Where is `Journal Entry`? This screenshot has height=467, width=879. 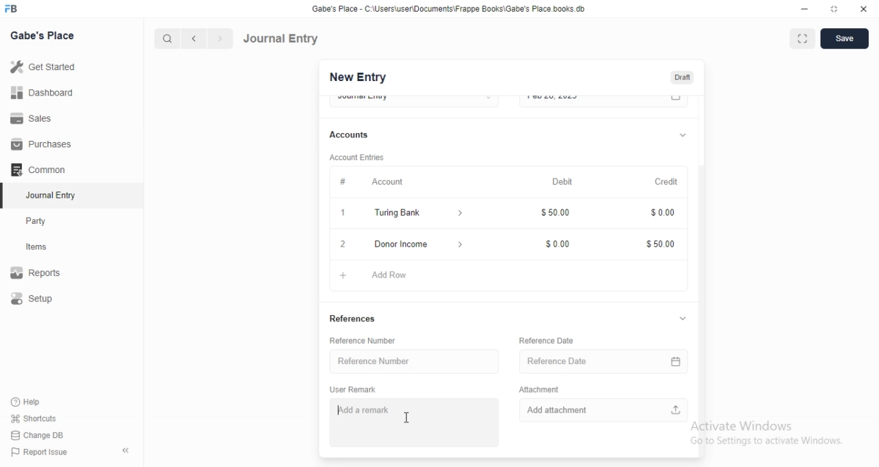
Journal Entry is located at coordinates (45, 196).